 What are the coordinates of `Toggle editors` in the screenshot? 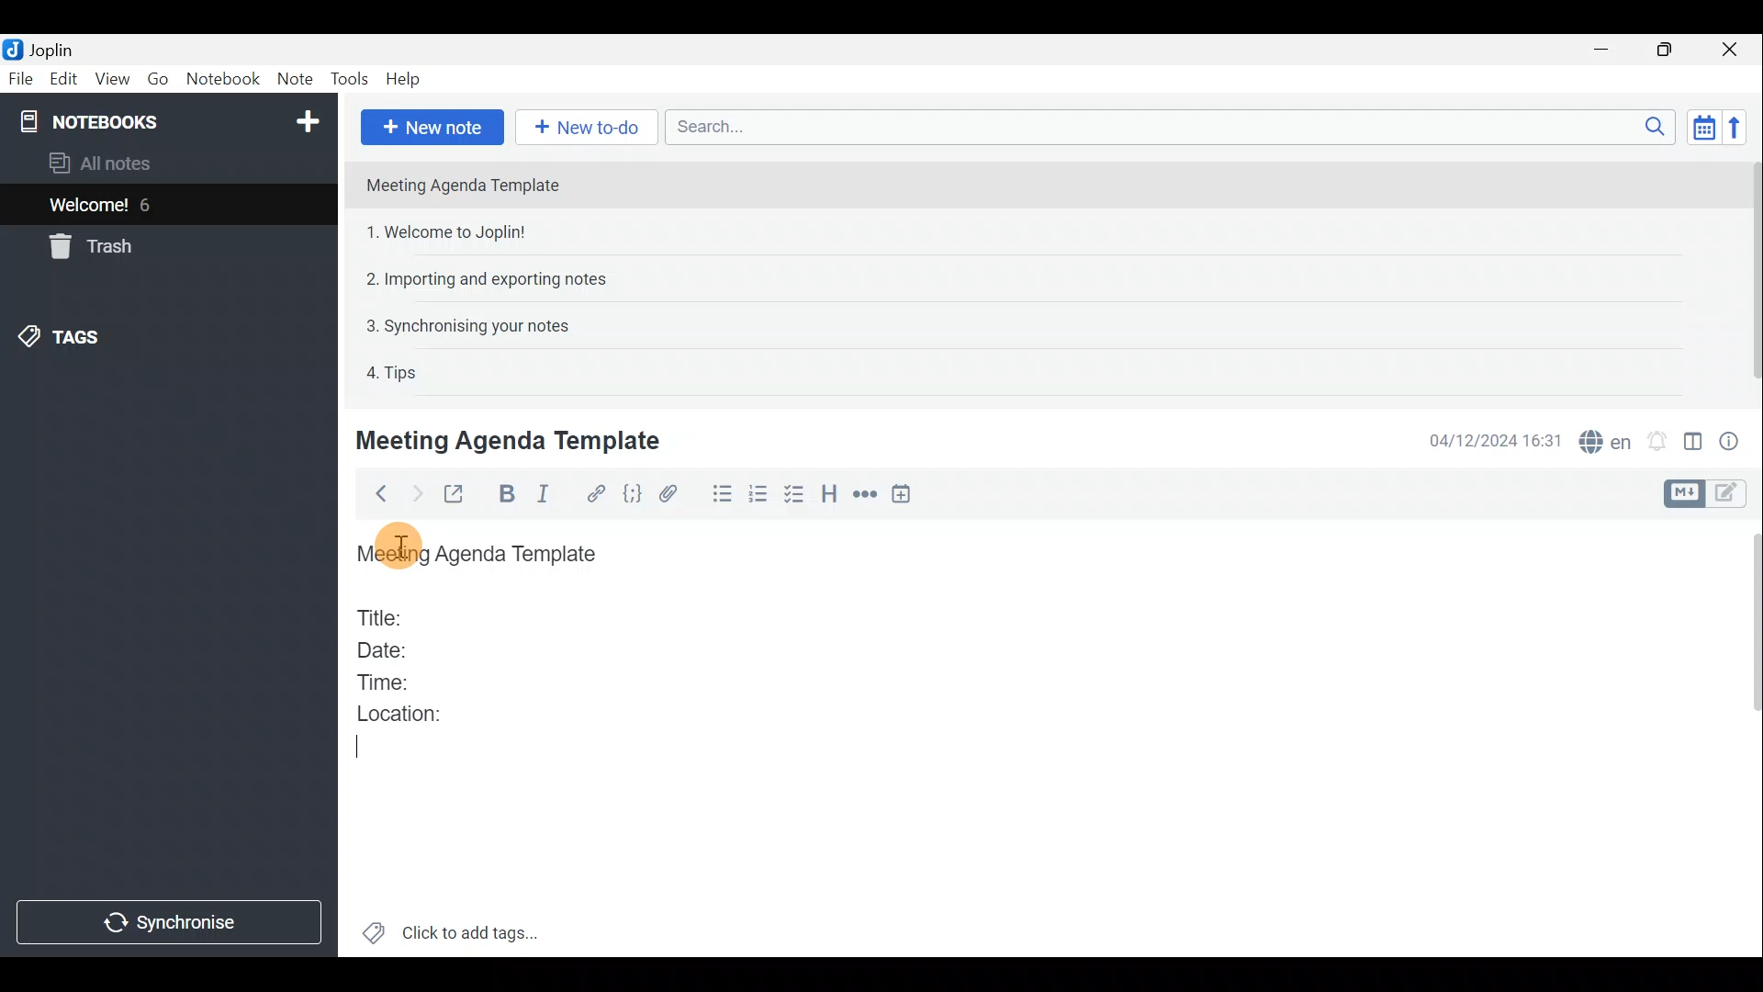 It's located at (1731, 495).